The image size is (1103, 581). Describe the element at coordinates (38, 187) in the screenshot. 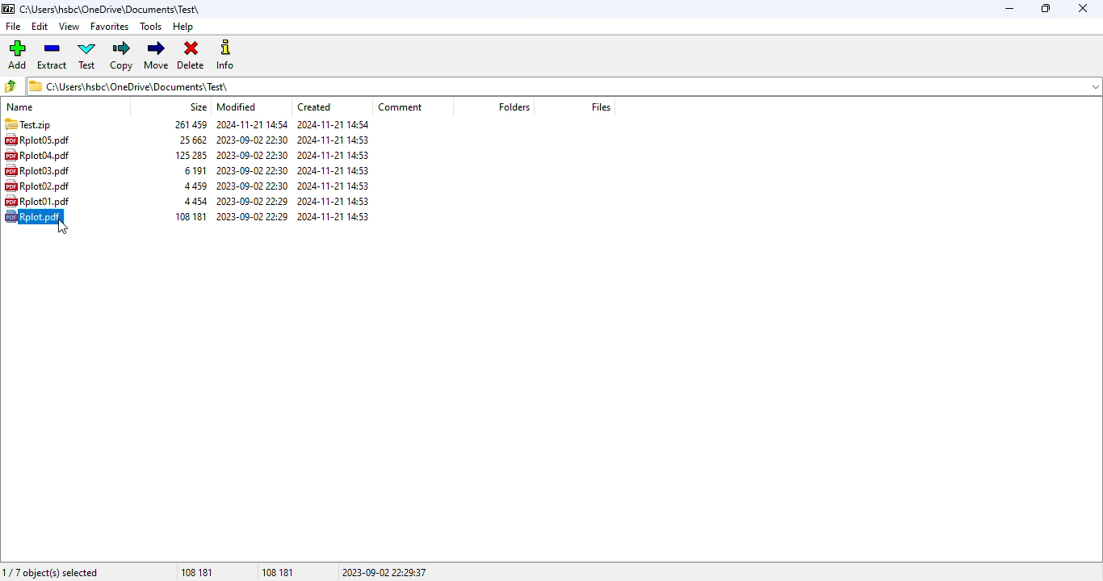

I see ` Rplot02.pdf` at that location.